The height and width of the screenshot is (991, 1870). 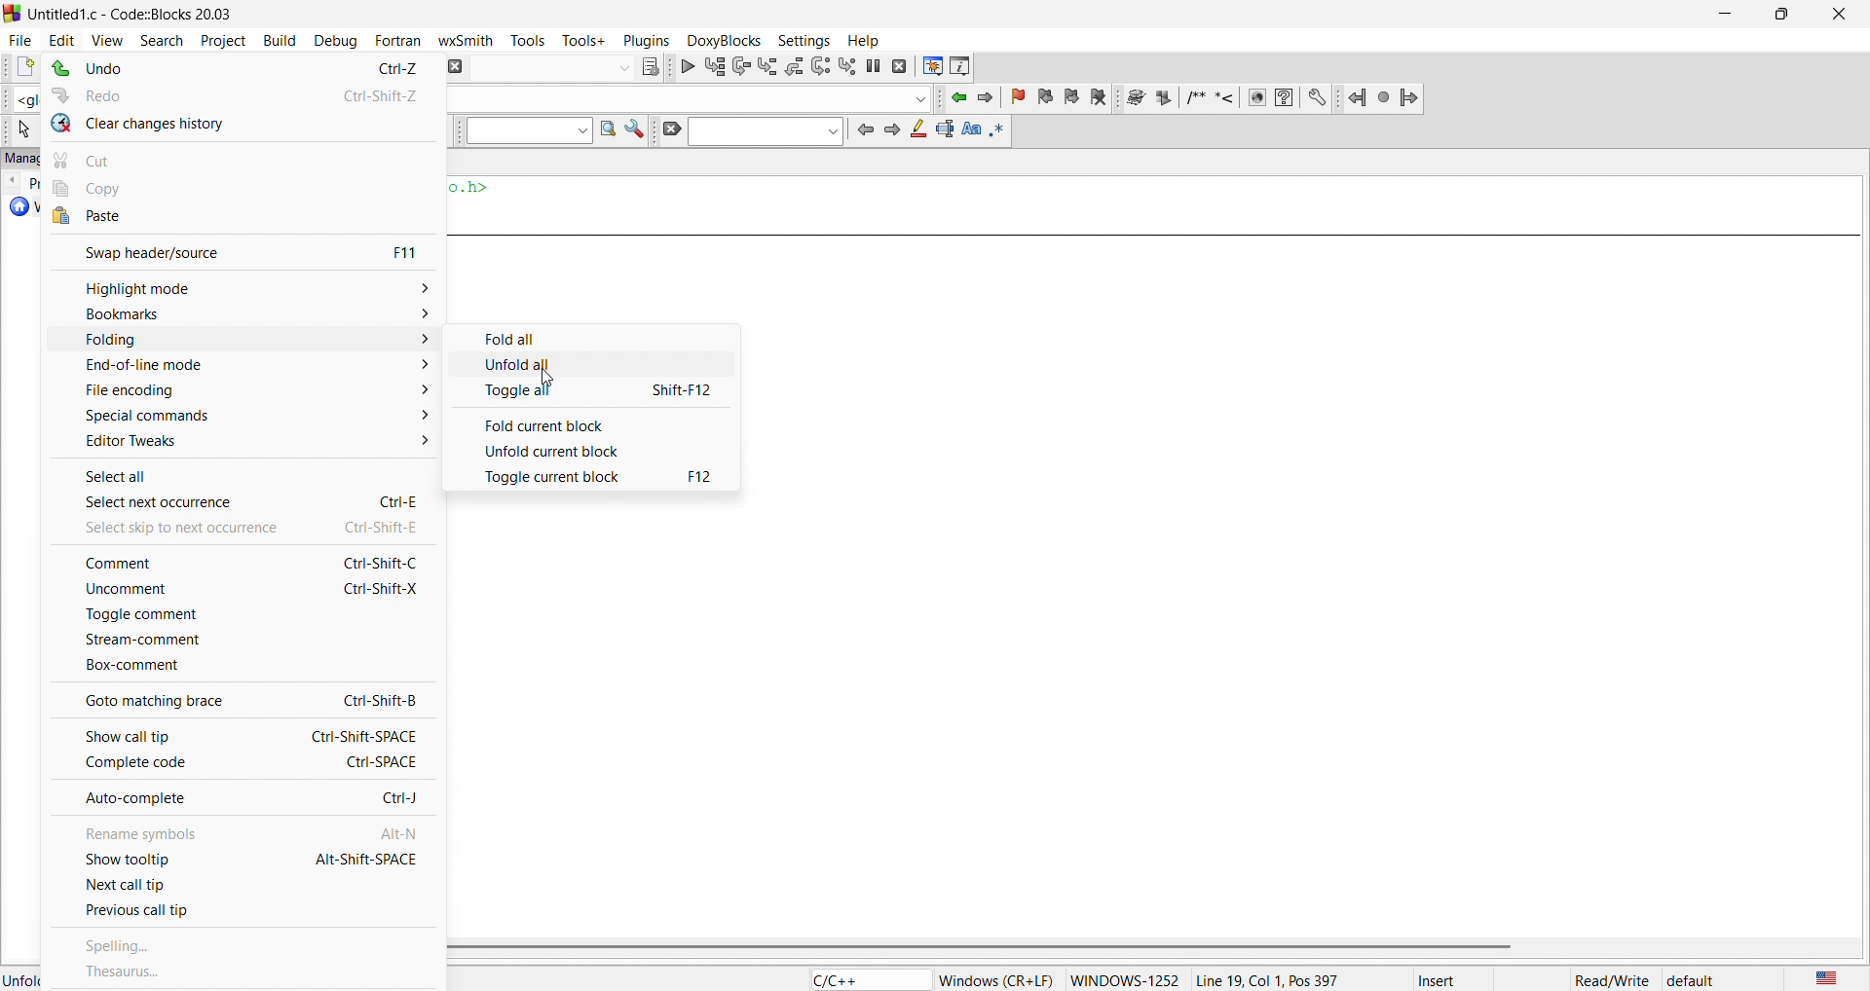 I want to click on file, so click(x=18, y=37).